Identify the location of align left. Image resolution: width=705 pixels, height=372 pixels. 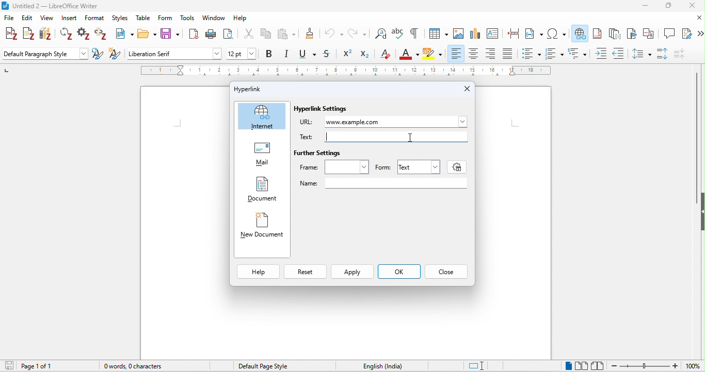
(456, 54).